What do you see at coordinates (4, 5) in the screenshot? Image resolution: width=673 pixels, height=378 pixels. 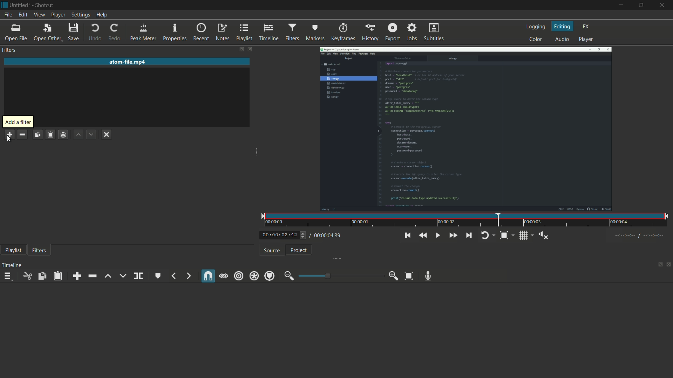 I see `app icon` at bounding box center [4, 5].